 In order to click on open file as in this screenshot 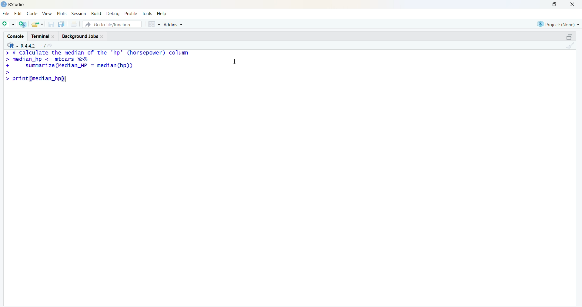, I will do `click(9, 25)`.